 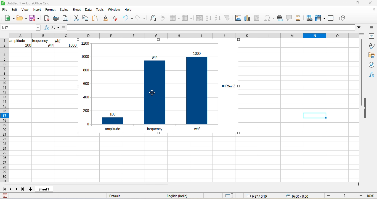 What do you see at coordinates (77, 10) in the screenshot?
I see `sheet` at bounding box center [77, 10].